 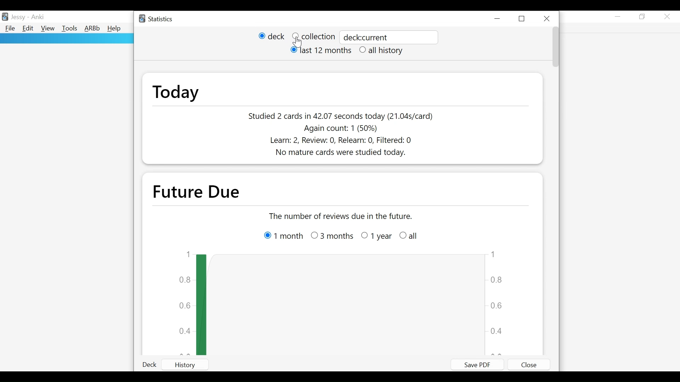 What do you see at coordinates (37, 17) in the screenshot?
I see `Anki` at bounding box center [37, 17].